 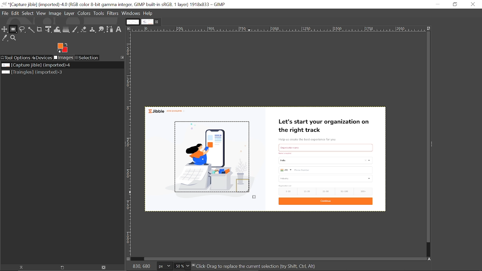 What do you see at coordinates (92, 29) in the screenshot?
I see `Clone tool` at bounding box center [92, 29].